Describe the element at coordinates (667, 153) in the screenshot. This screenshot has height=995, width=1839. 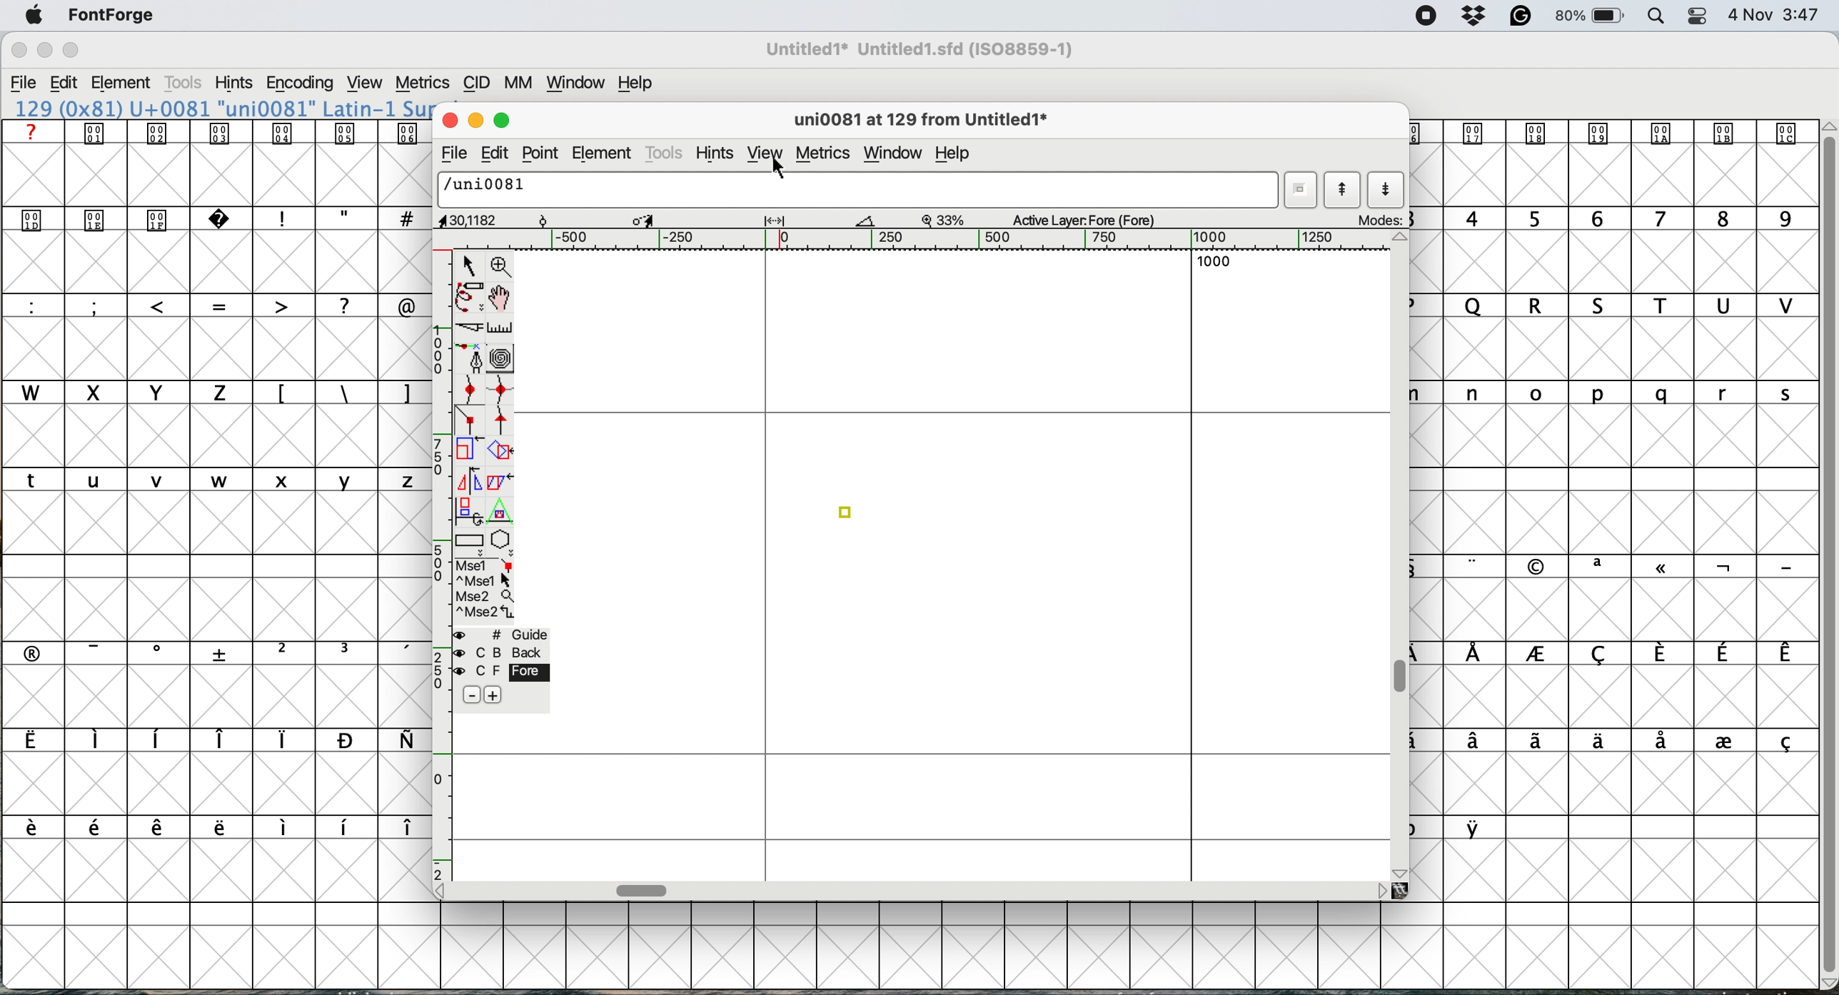
I see `tools` at that location.